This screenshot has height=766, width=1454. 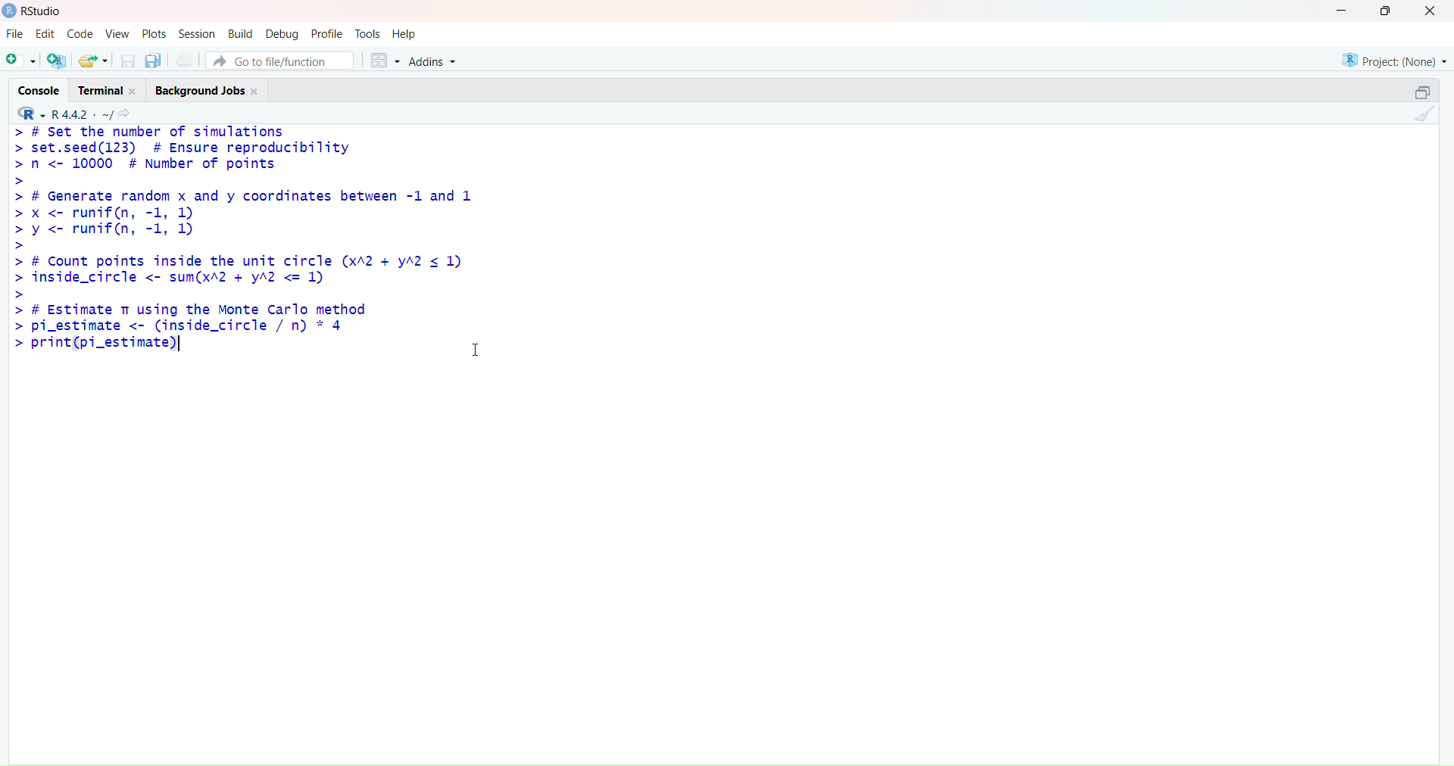 I want to click on RStudio, so click(x=37, y=13).